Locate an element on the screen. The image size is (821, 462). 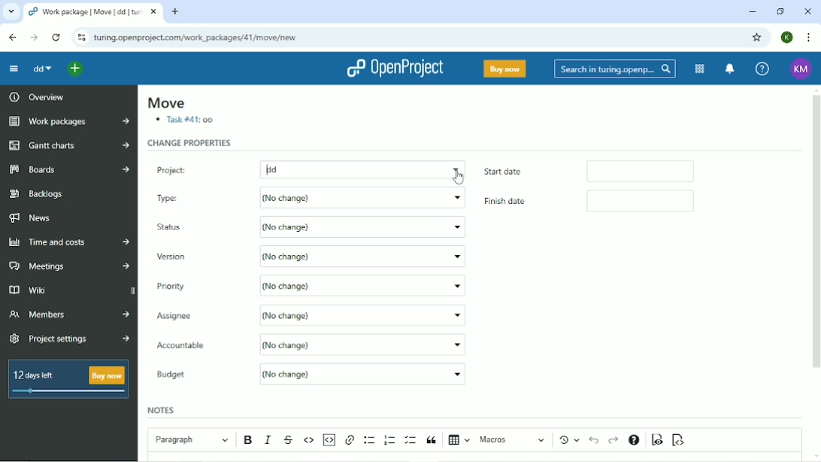
News is located at coordinates (37, 217).